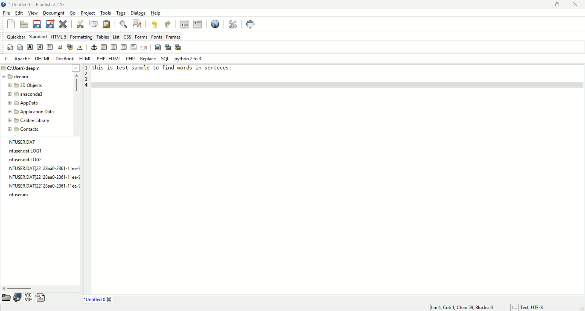 This screenshot has height=311, width=585. Describe the element at coordinates (40, 4) in the screenshot. I see `* Untitled 0 - Bluefish 2. 2. 13 ` at that location.